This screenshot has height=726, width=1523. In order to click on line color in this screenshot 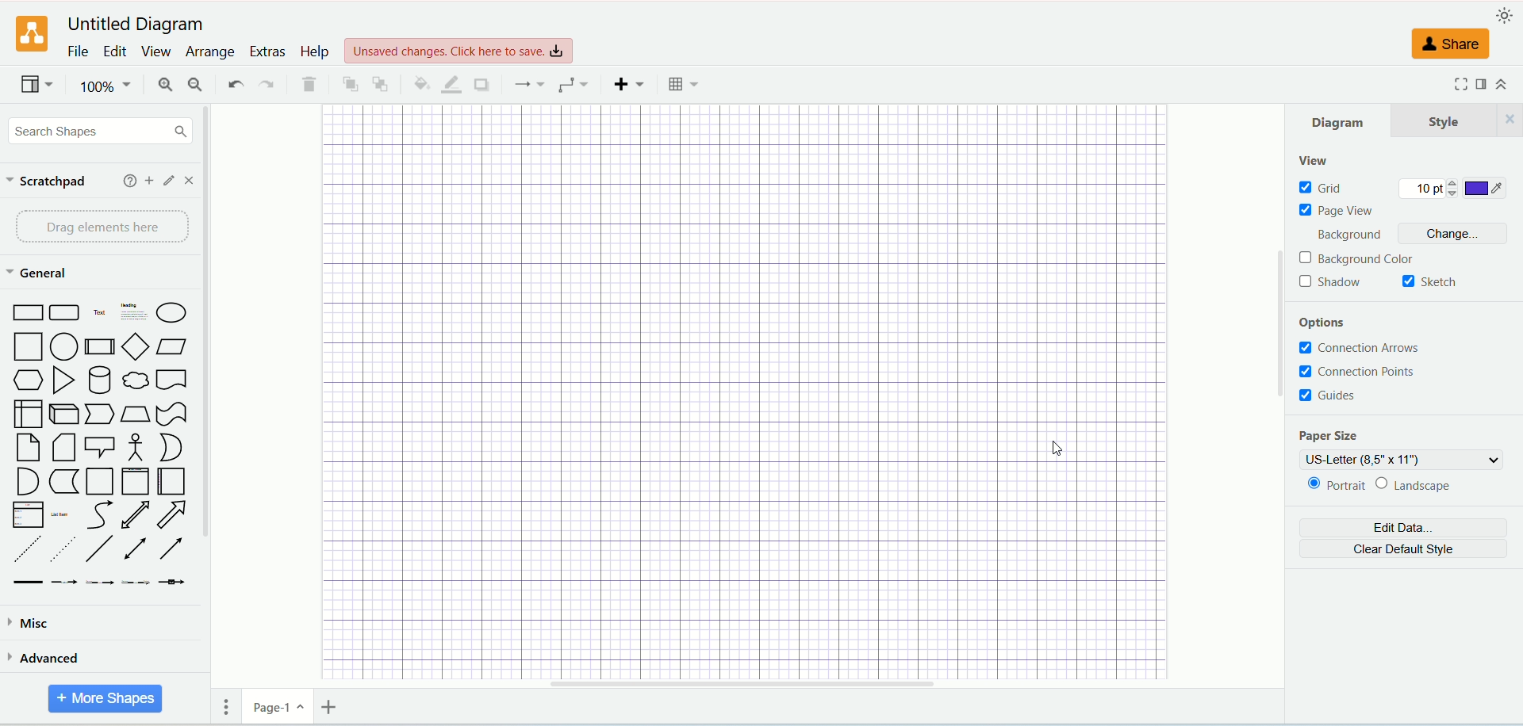, I will do `click(451, 84)`.